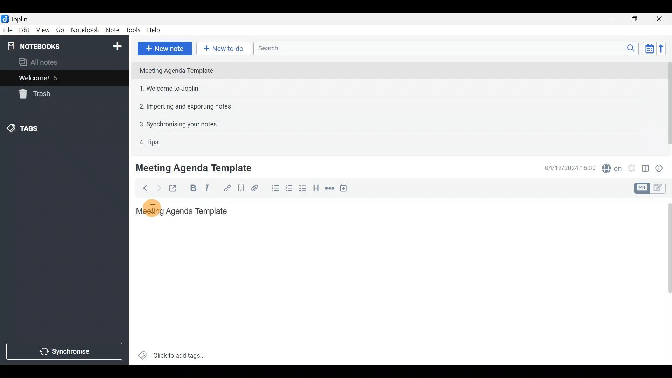 The height and width of the screenshot is (378, 672). Describe the element at coordinates (153, 210) in the screenshot. I see `cursor` at that location.